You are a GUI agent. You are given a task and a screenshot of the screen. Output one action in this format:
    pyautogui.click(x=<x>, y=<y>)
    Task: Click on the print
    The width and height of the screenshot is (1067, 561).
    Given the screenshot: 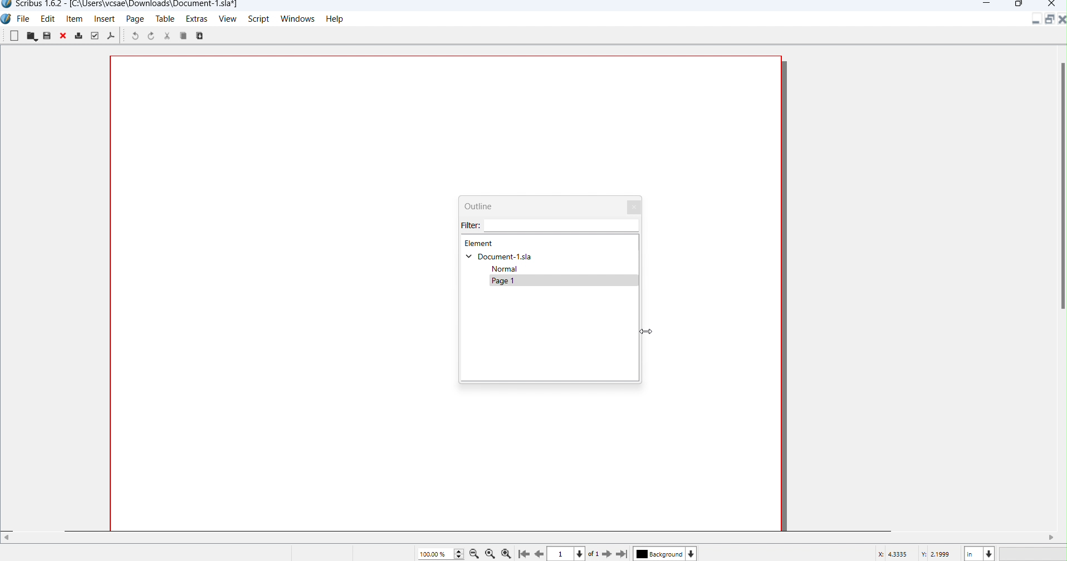 What is the action you would take?
    pyautogui.click(x=79, y=35)
    